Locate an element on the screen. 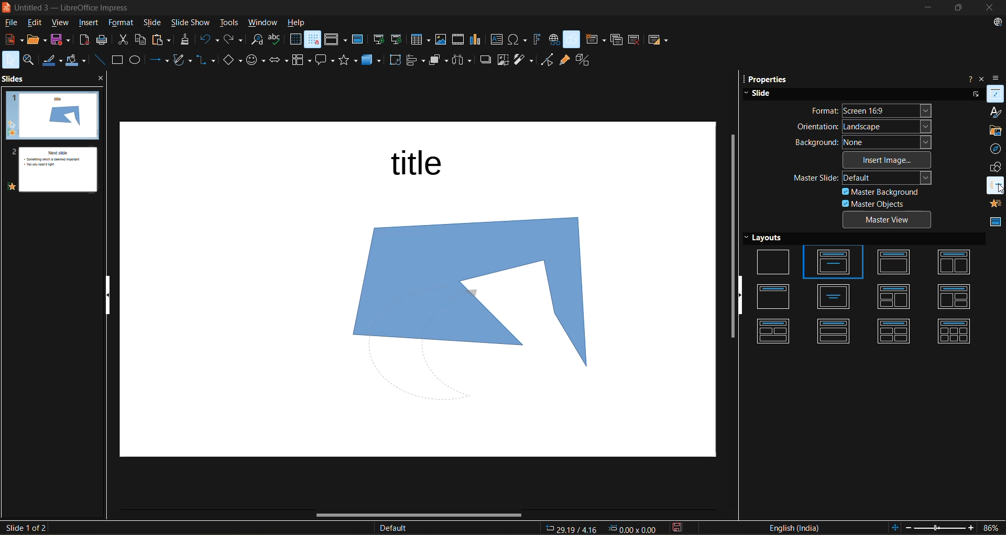 The image size is (1006, 535). table is located at coordinates (422, 40).